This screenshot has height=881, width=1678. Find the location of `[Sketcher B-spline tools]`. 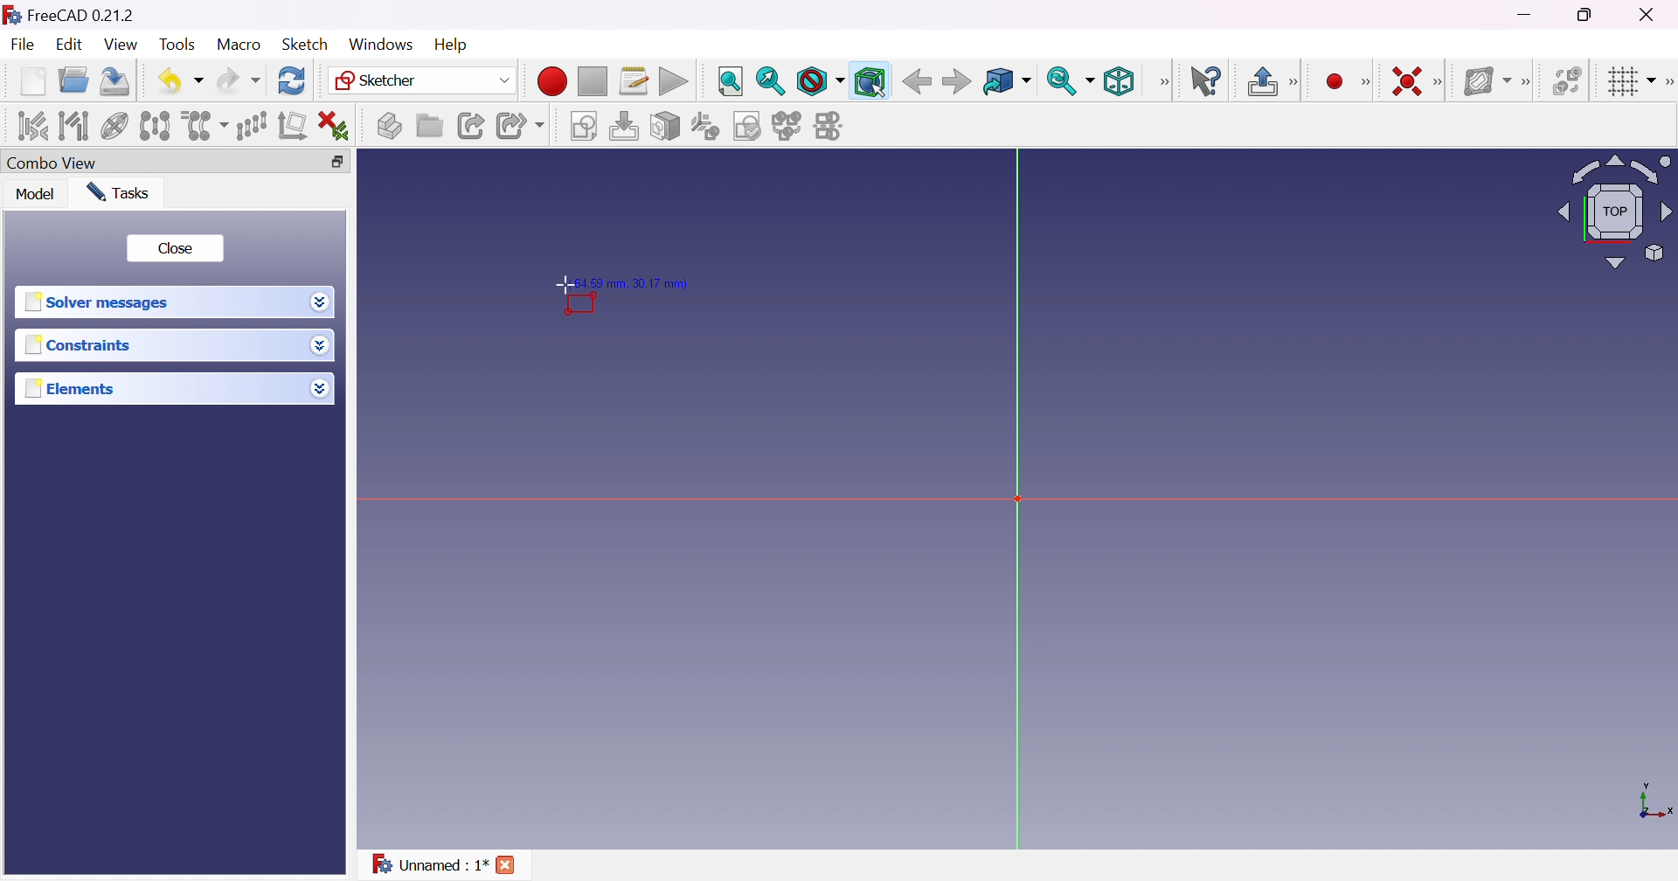

[Sketcher B-spline tools] is located at coordinates (1528, 82).